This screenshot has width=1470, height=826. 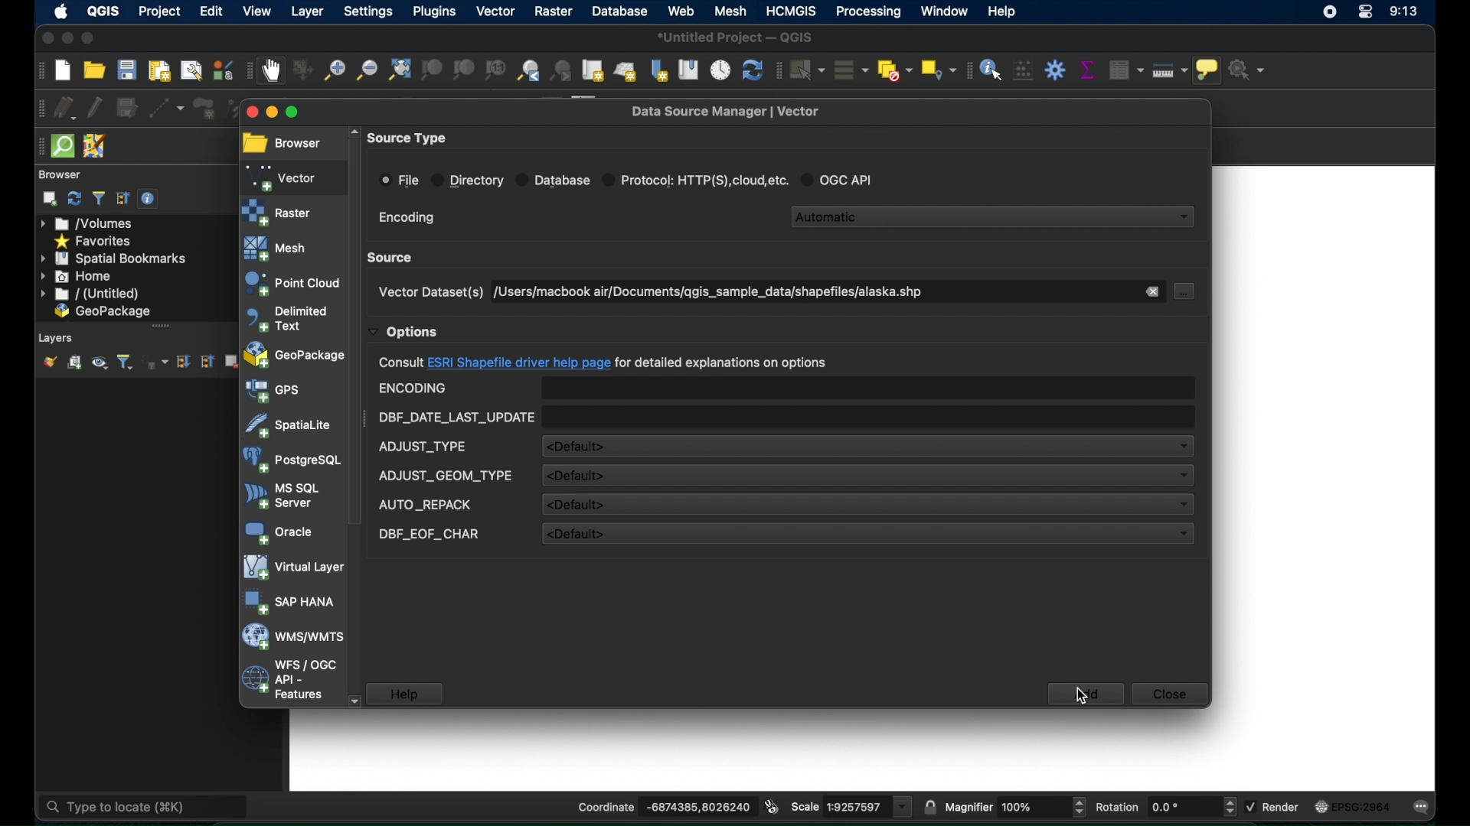 What do you see at coordinates (720, 69) in the screenshot?
I see `temporal controller panel` at bounding box center [720, 69].